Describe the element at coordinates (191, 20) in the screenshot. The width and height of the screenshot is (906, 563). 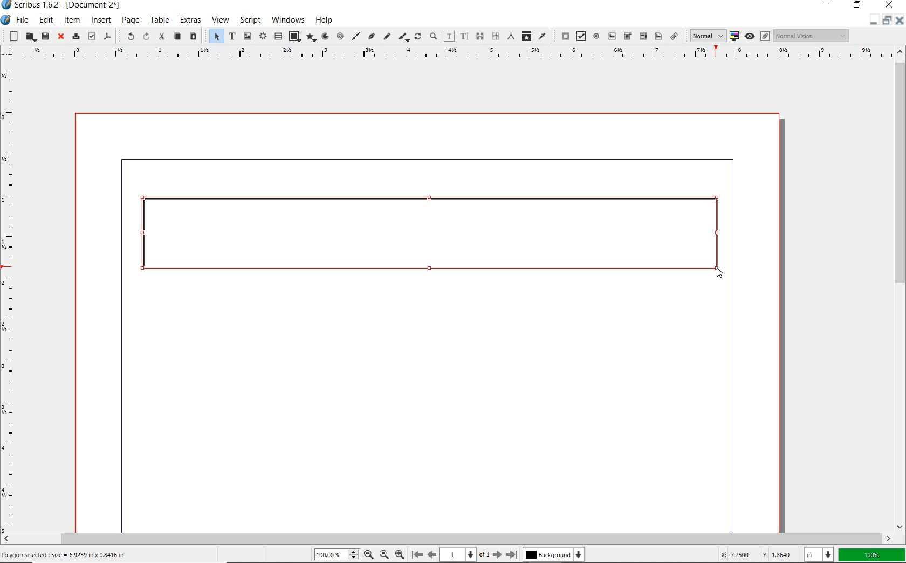
I see `extras` at that location.